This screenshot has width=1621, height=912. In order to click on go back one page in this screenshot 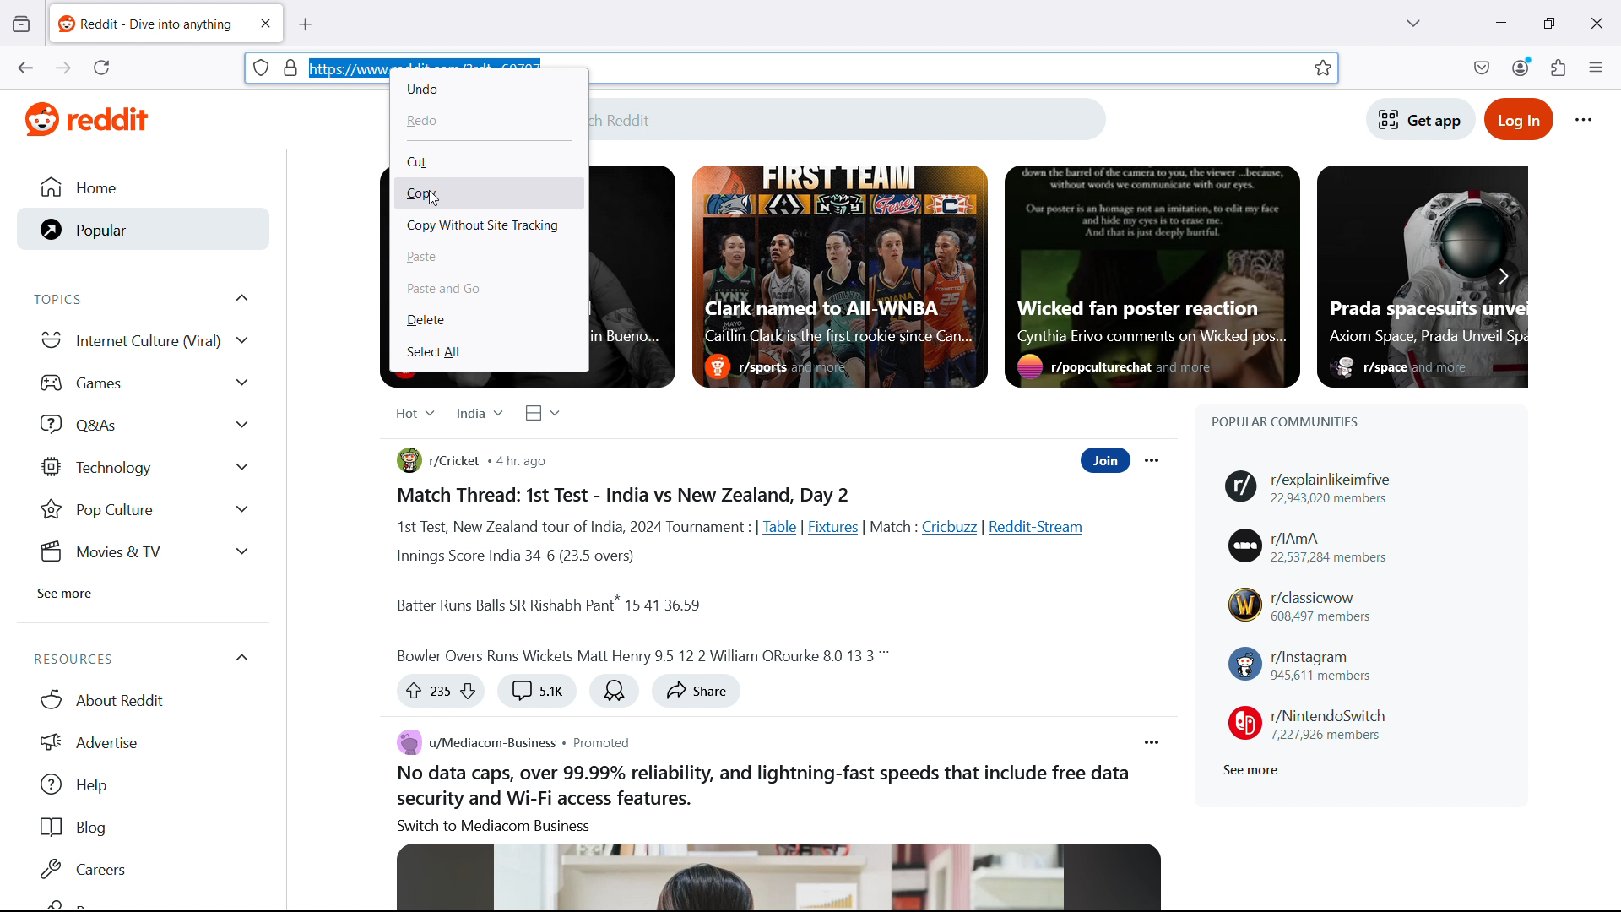, I will do `click(24, 67)`.